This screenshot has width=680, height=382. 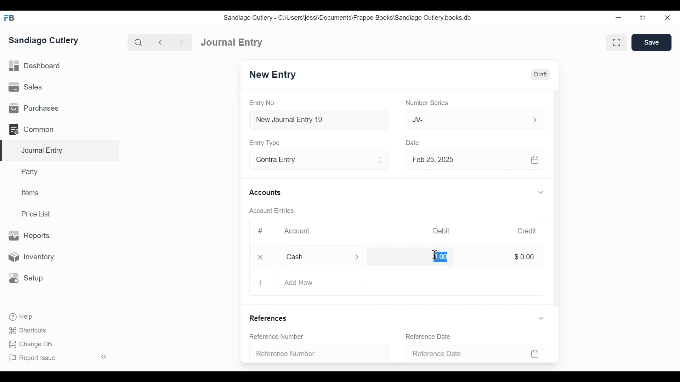 What do you see at coordinates (541, 193) in the screenshot?
I see `Expand` at bounding box center [541, 193].